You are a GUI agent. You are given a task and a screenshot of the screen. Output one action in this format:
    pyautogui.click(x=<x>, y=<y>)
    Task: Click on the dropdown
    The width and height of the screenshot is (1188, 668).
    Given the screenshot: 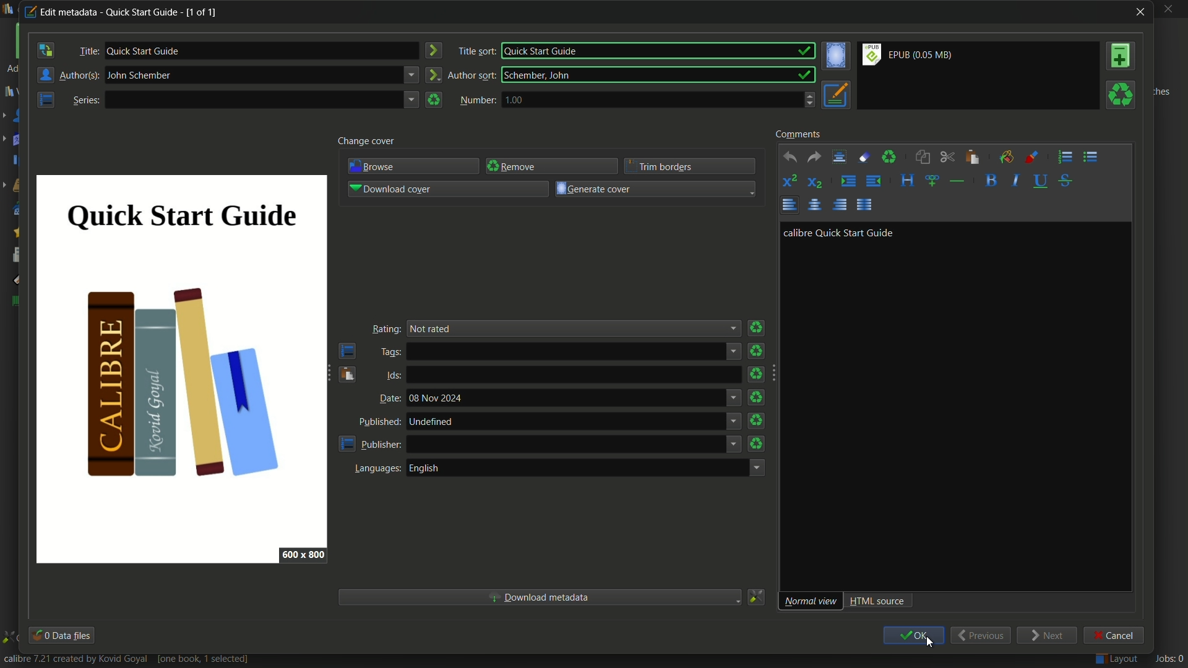 What is the action you would take?
    pyautogui.click(x=757, y=469)
    